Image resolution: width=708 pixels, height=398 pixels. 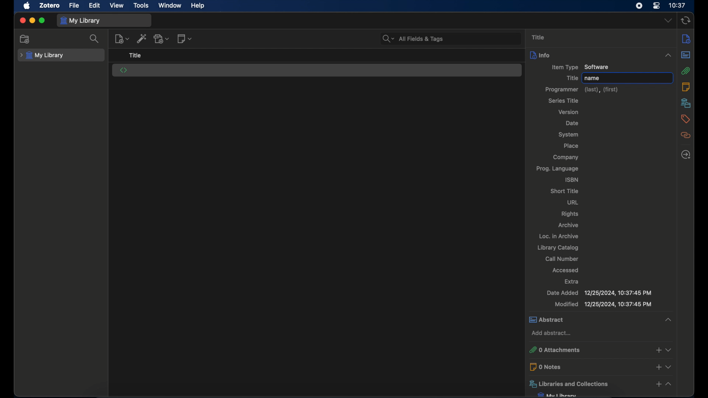 What do you see at coordinates (74, 6) in the screenshot?
I see `file` at bounding box center [74, 6].